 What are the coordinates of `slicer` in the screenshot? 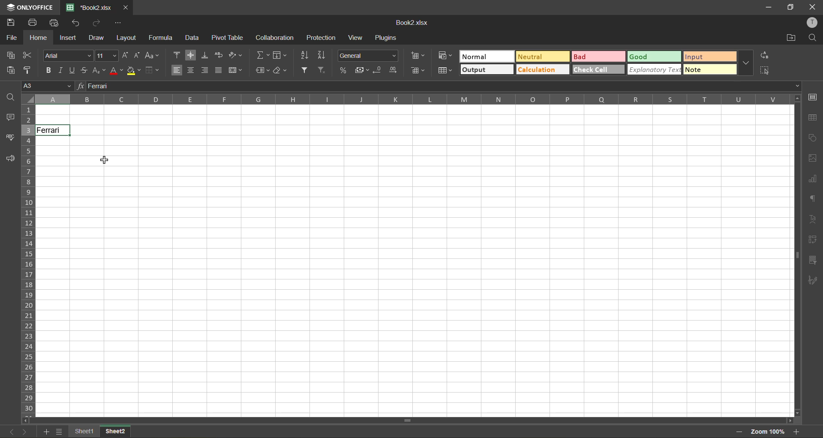 It's located at (812, 259).